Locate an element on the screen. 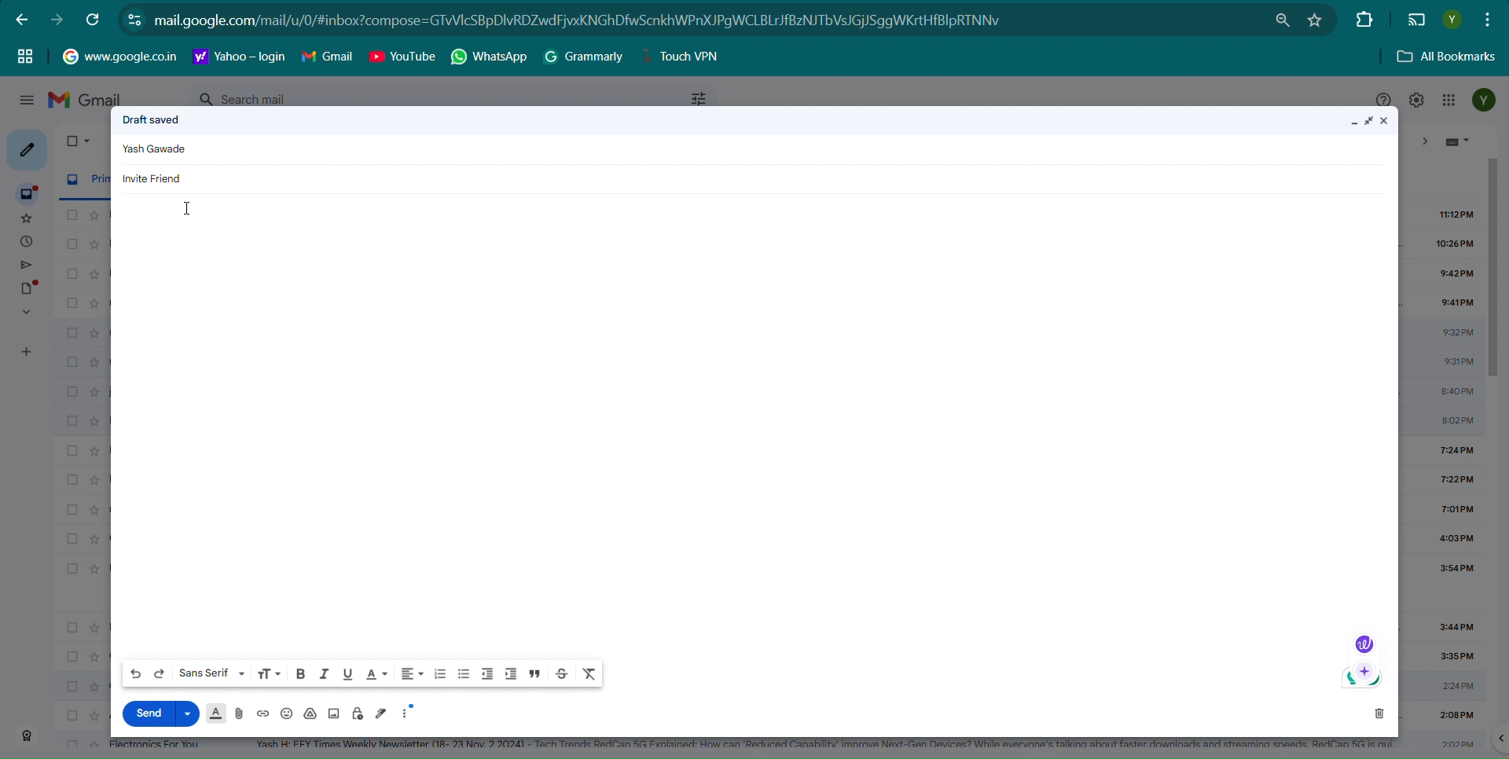 The height and width of the screenshot is (759, 1509). Bold is located at coordinates (300, 673).